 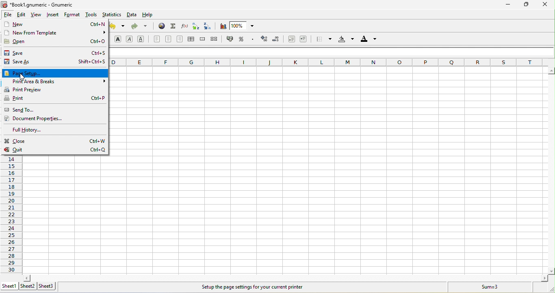 What do you see at coordinates (55, 141) in the screenshot?
I see `close` at bounding box center [55, 141].